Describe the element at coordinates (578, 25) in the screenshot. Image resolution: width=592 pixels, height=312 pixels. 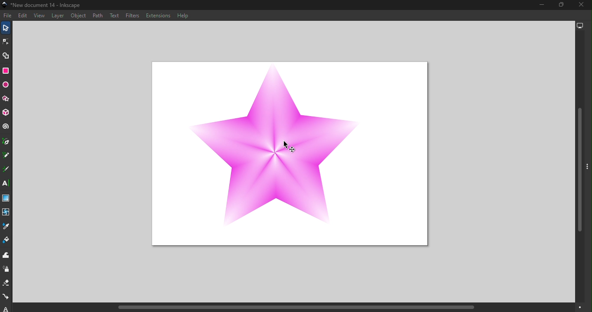
I see `Display options` at that location.